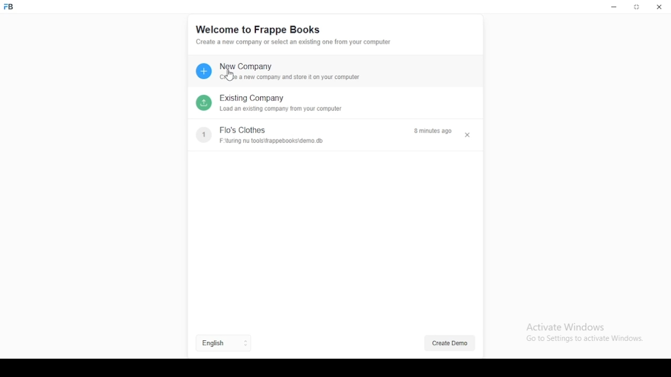 This screenshot has width=671, height=377. What do you see at coordinates (295, 43) in the screenshot?
I see `create a new company or select an existing one from your computer` at bounding box center [295, 43].